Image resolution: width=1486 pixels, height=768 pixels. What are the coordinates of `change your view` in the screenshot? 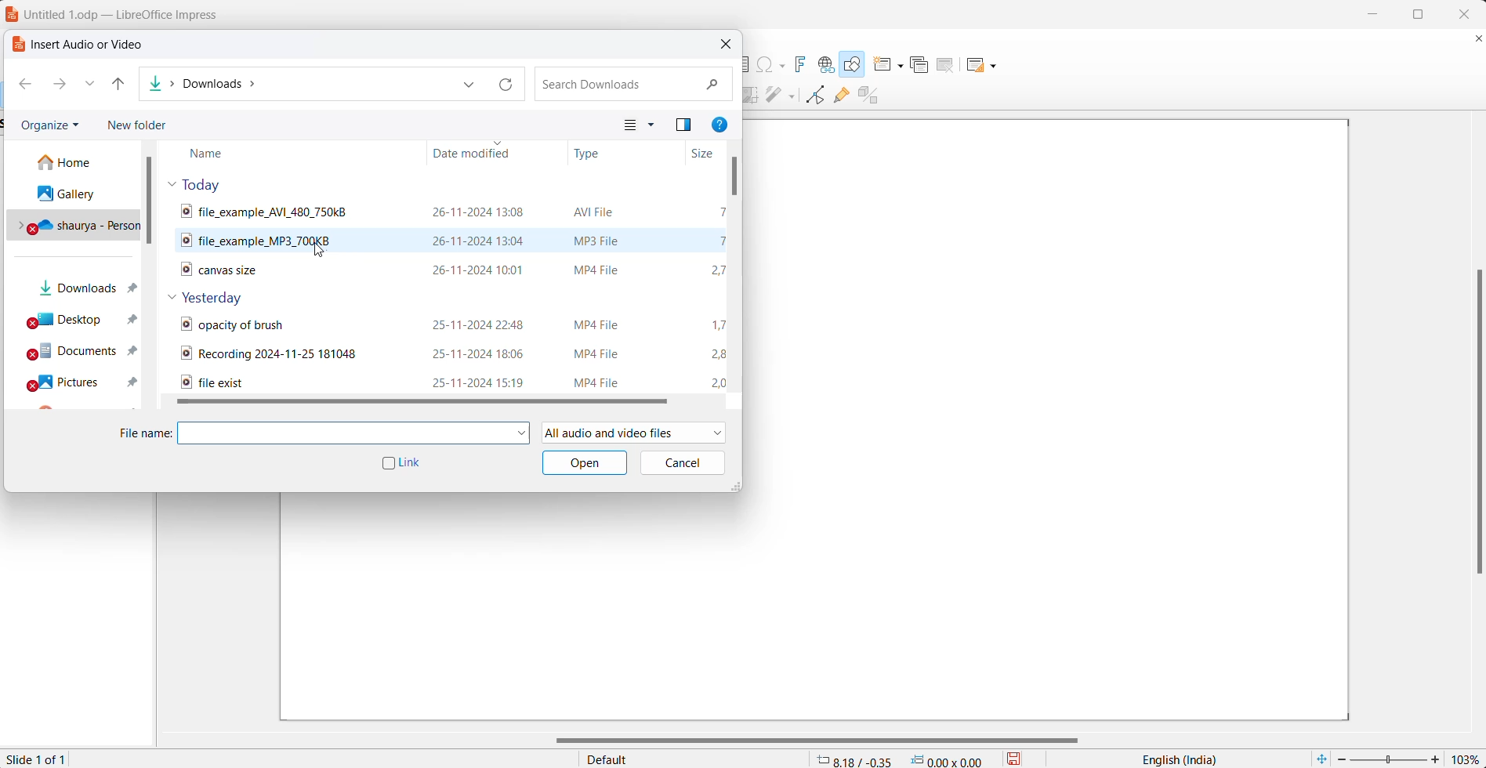 It's located at (628, 126).